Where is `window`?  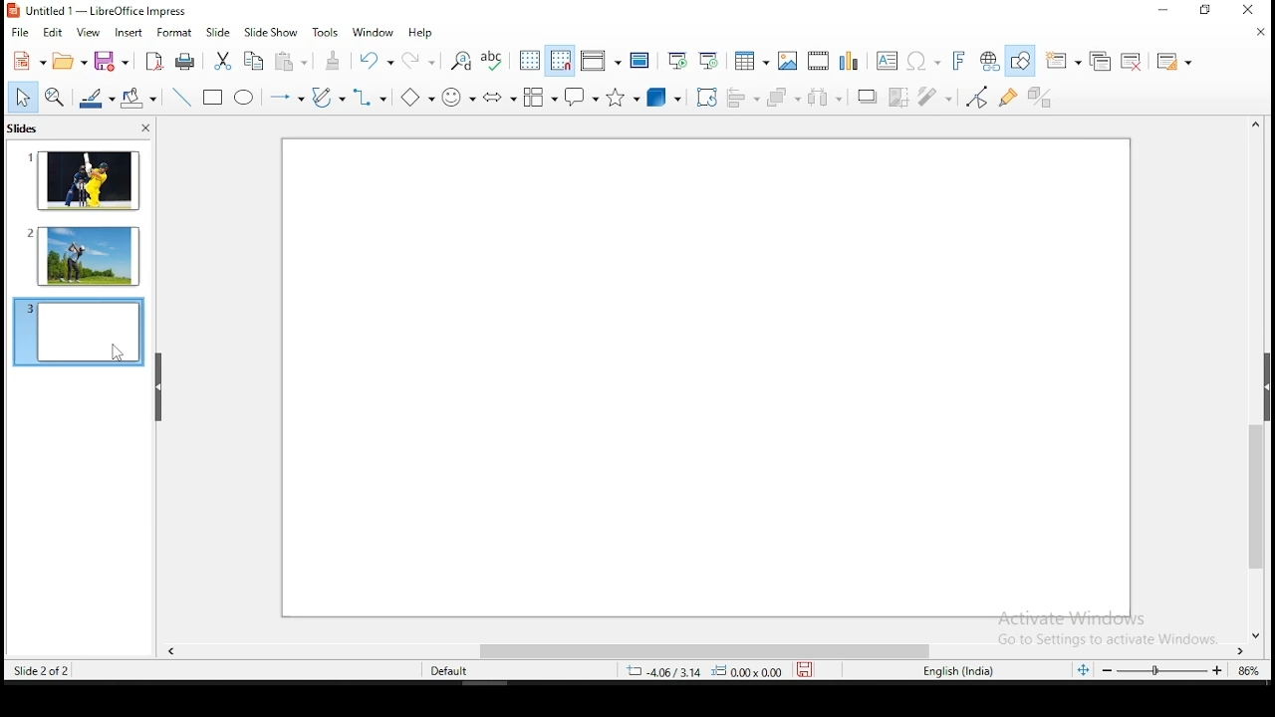
window is located at coordinates (373, 33).